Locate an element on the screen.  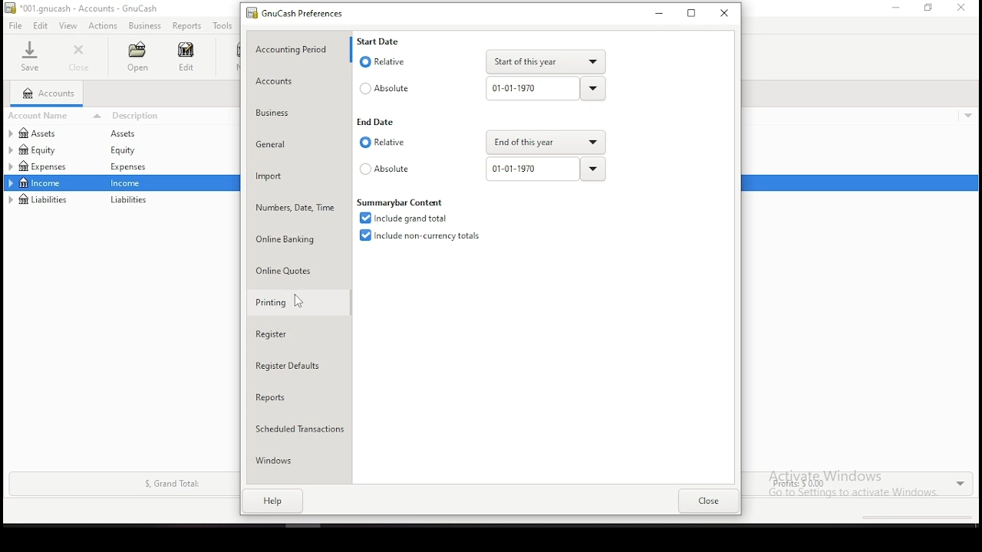
online banking is located at coordinates (296, 241).